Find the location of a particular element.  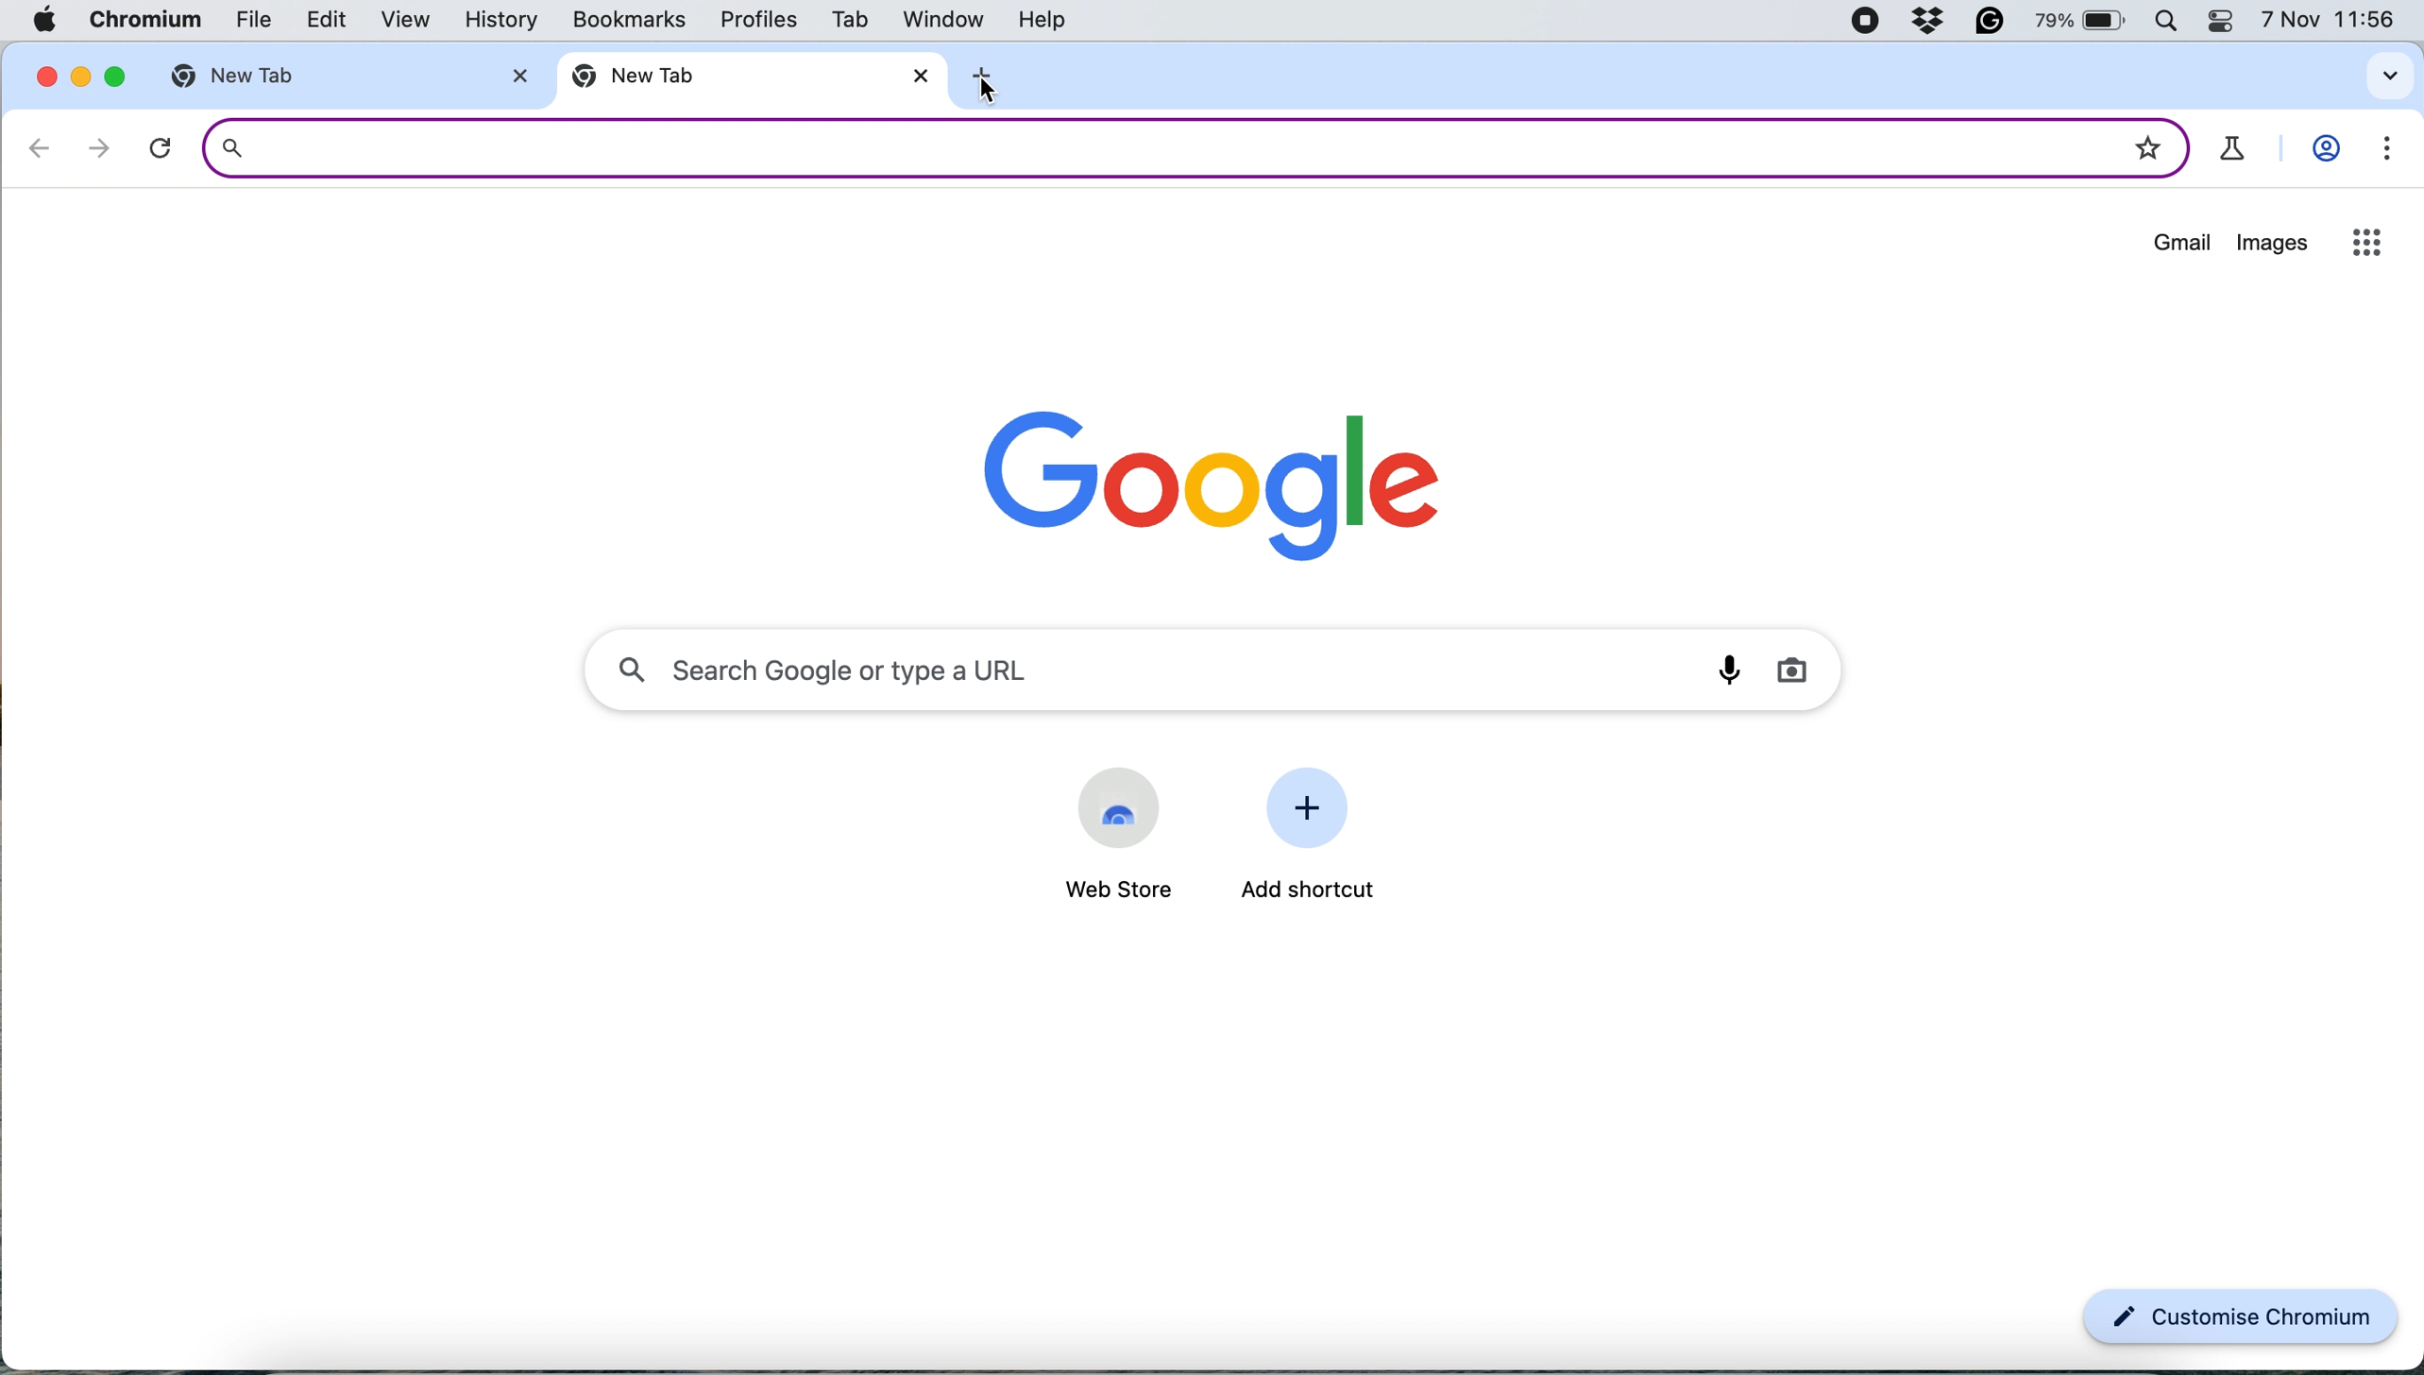

search google or type a url is located at coordinates (1217, 665).